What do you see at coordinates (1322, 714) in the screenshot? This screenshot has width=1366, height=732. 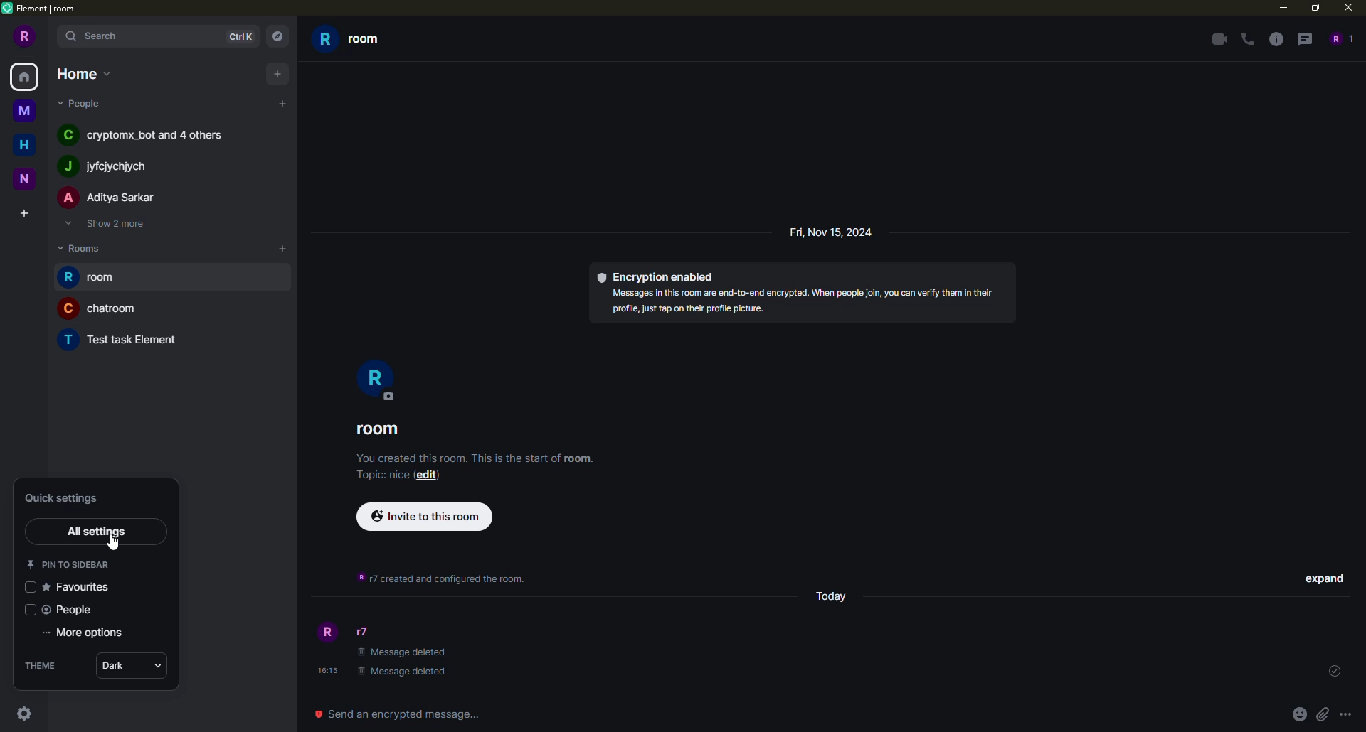 I see `attach` at bounding box center [1322, 714].